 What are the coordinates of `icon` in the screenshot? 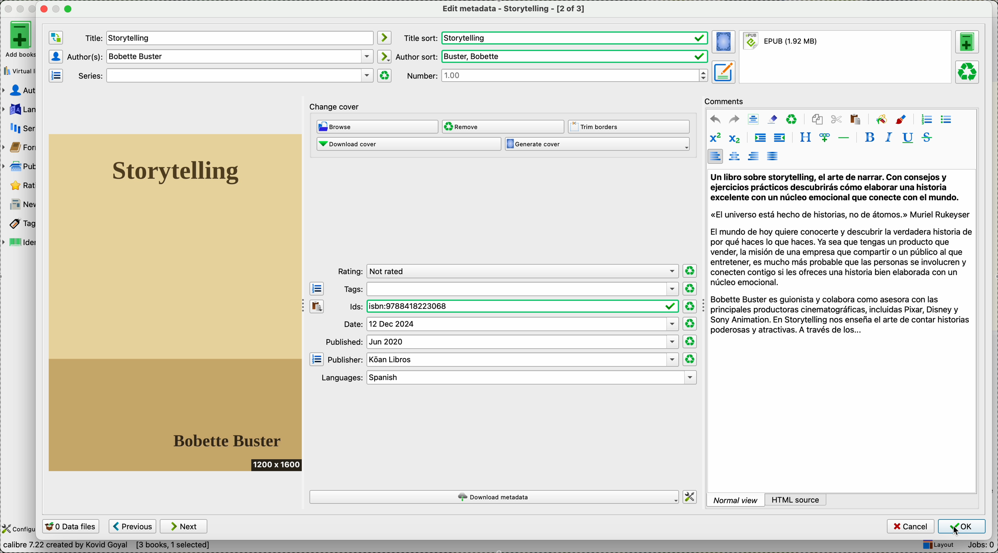 It's located at (902, 120).